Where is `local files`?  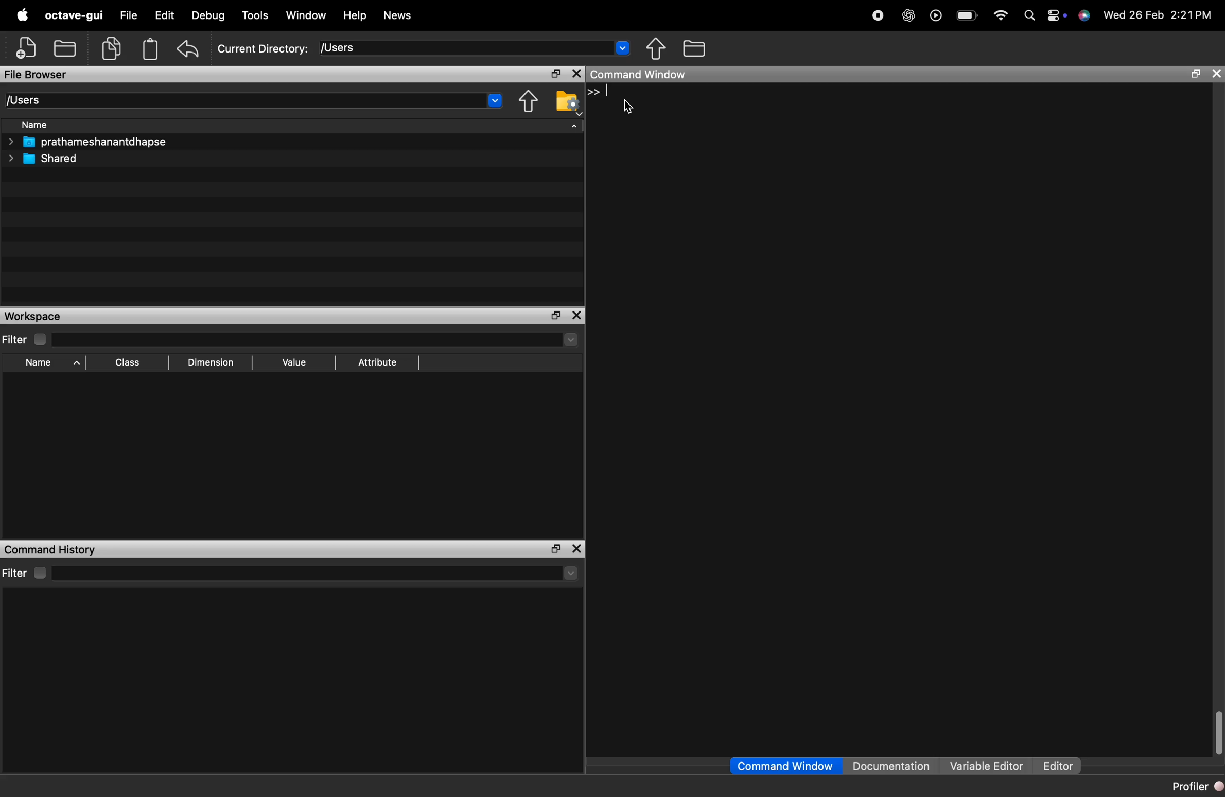
local files is located at coordinates (68, 48).